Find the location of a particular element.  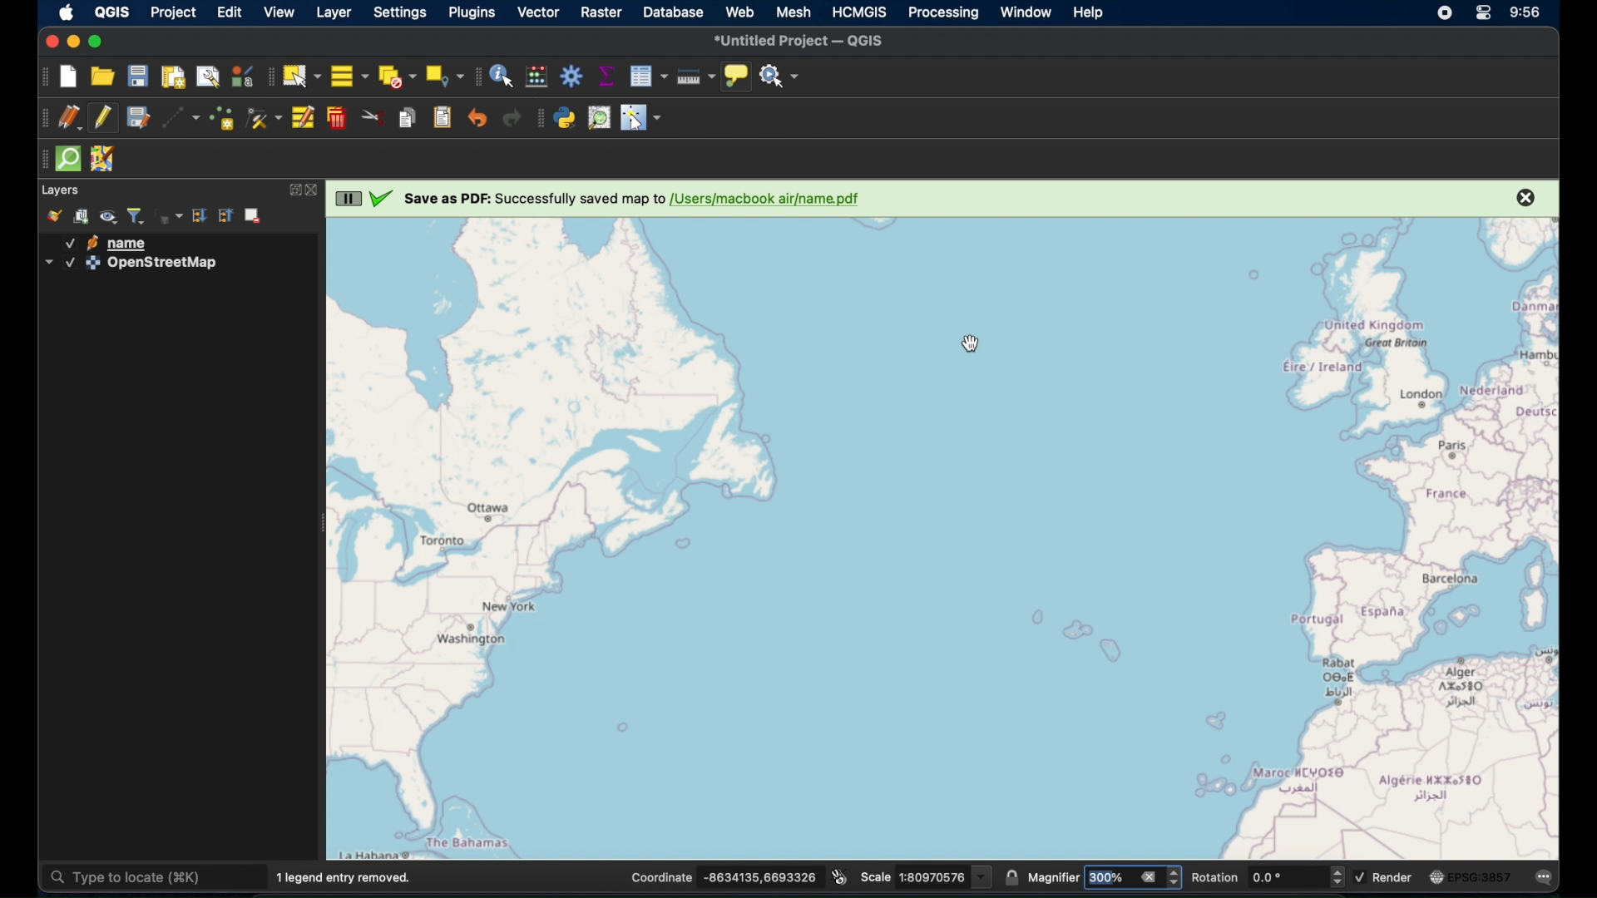

current edits is located at coordinates (70, 118).